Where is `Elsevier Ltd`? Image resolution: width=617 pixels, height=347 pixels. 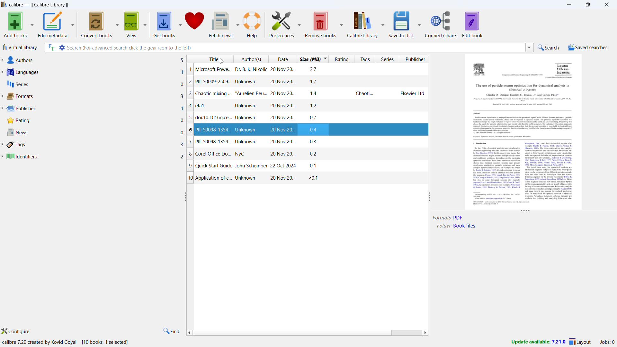
Elsevier Ltd is located at coordinates (413, 94).